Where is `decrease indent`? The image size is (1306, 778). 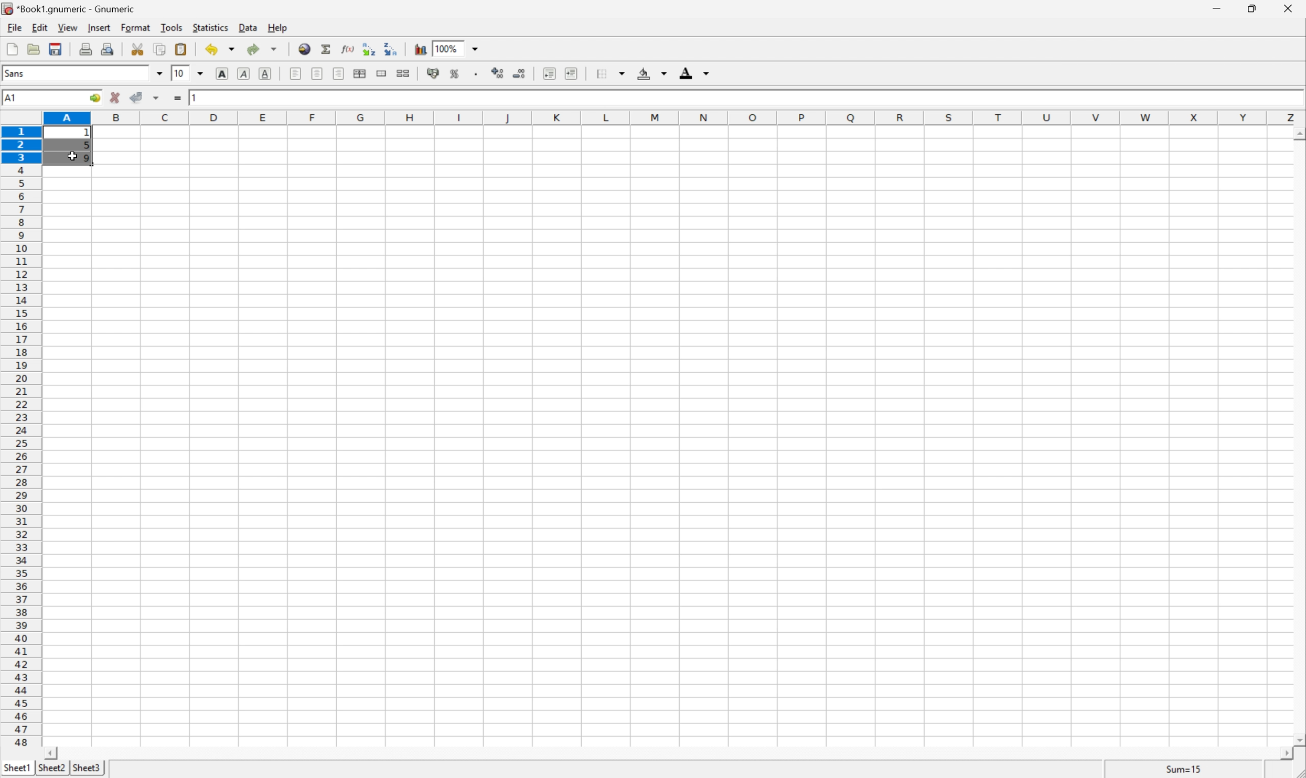
decrease indent is located at coordinates (550, 73).